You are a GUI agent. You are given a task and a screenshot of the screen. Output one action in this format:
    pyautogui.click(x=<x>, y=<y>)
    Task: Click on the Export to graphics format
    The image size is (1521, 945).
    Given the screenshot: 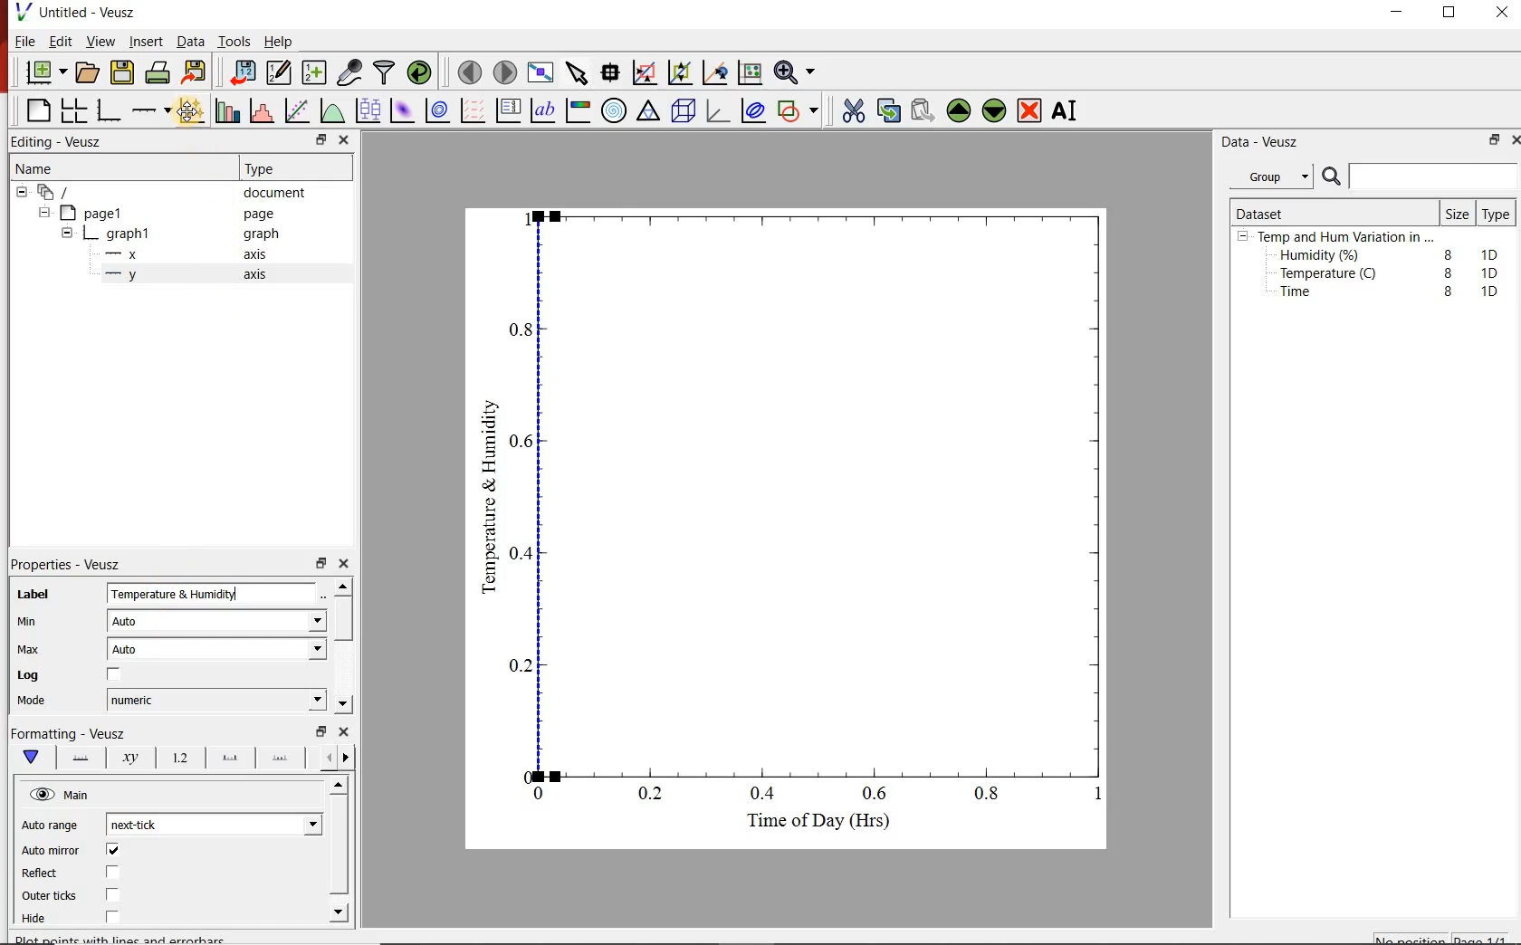 What is the action you would take?
    pyautogui.click(x=196, y=72)
    